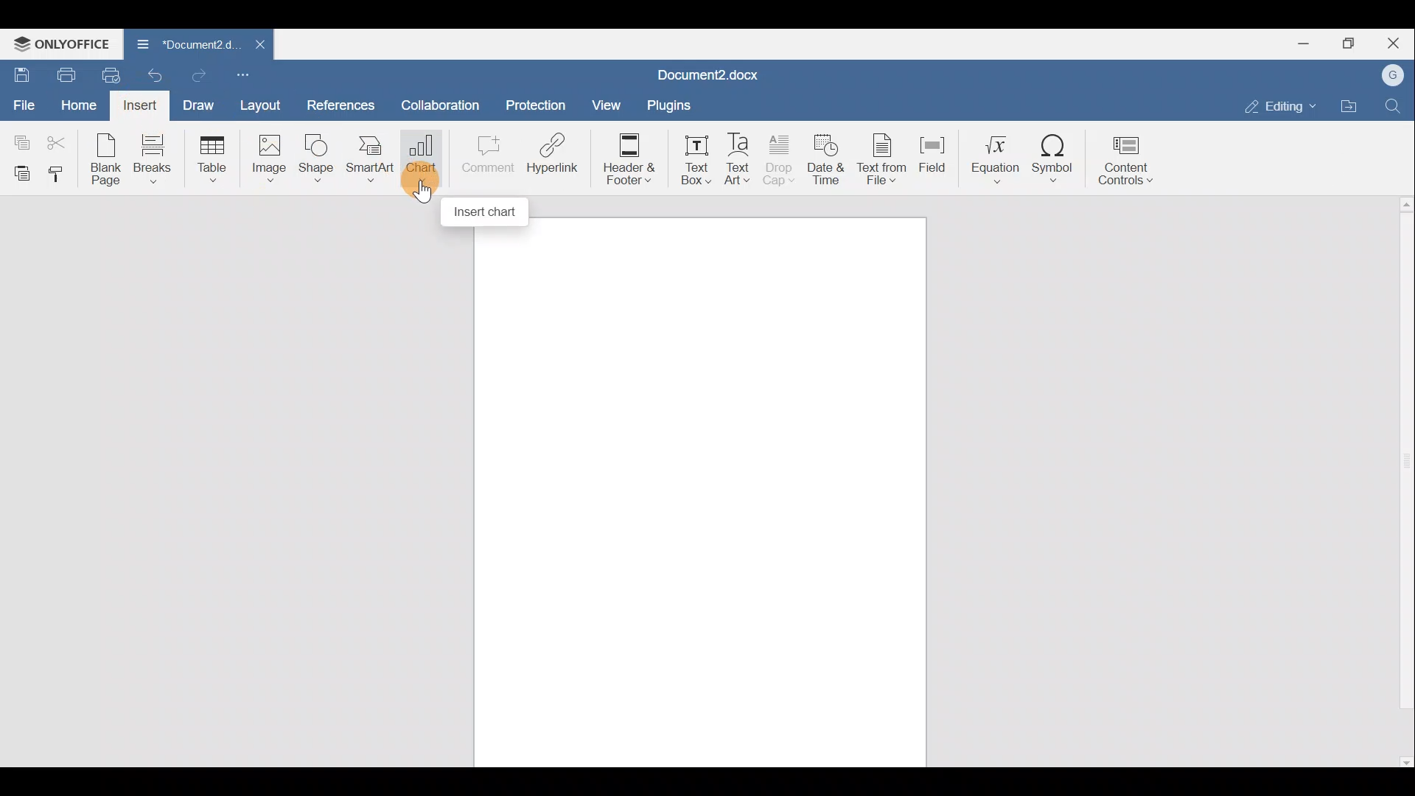 Image resolution: width=1415 pixels, height=796 pixels. Describe the element at coordinates (22, 104) in the screenshot. I see `File` at that location.